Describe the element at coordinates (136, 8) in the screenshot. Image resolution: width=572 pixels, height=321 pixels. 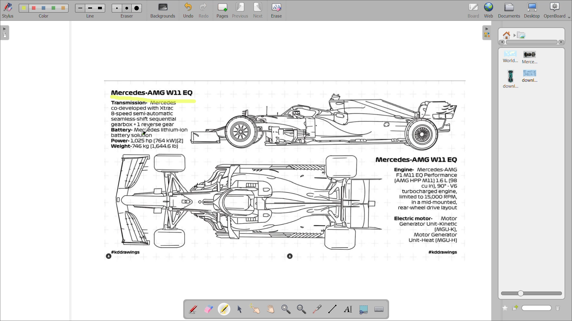
I see `eraser 3` at that location.